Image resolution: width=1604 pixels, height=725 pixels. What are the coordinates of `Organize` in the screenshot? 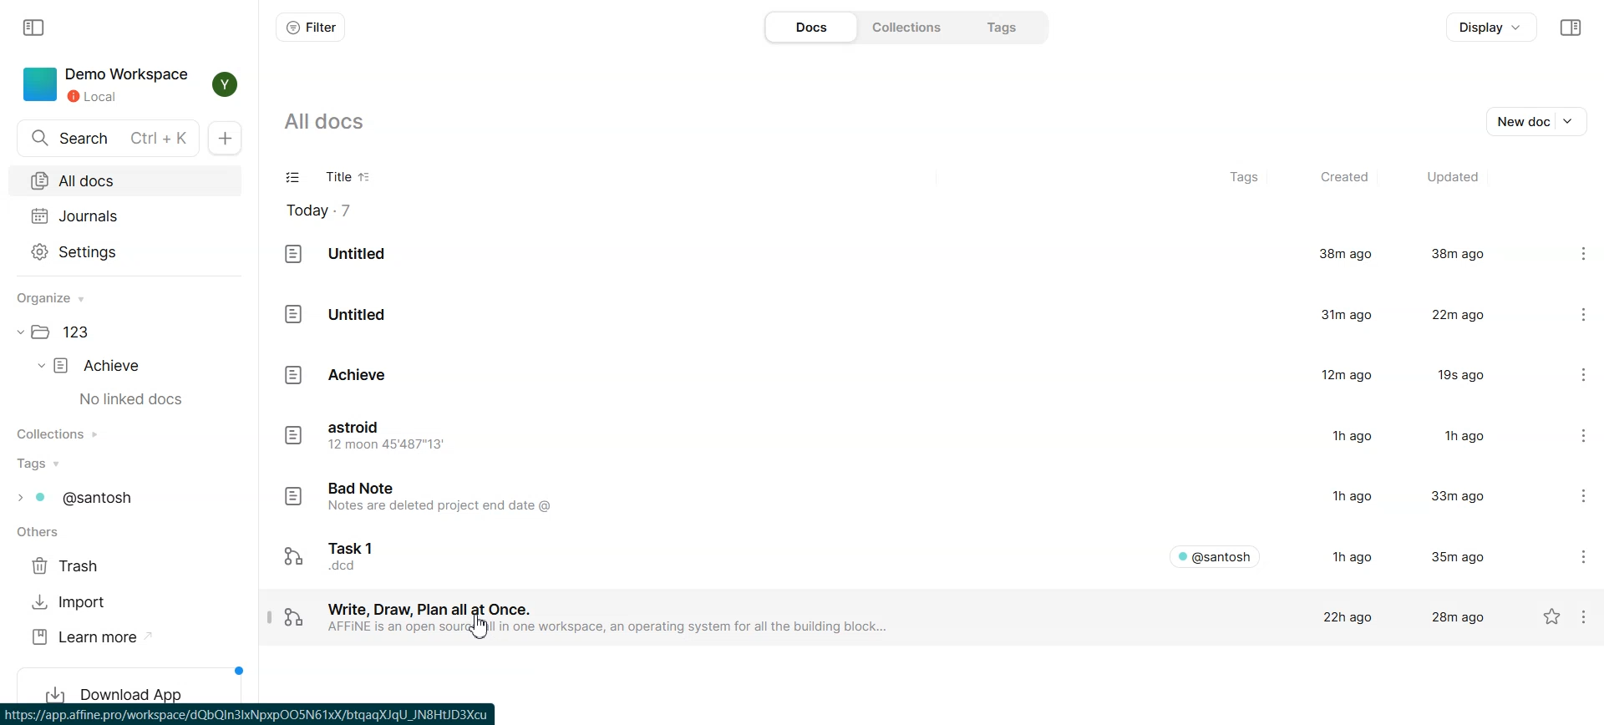 It's located at (58, 298).